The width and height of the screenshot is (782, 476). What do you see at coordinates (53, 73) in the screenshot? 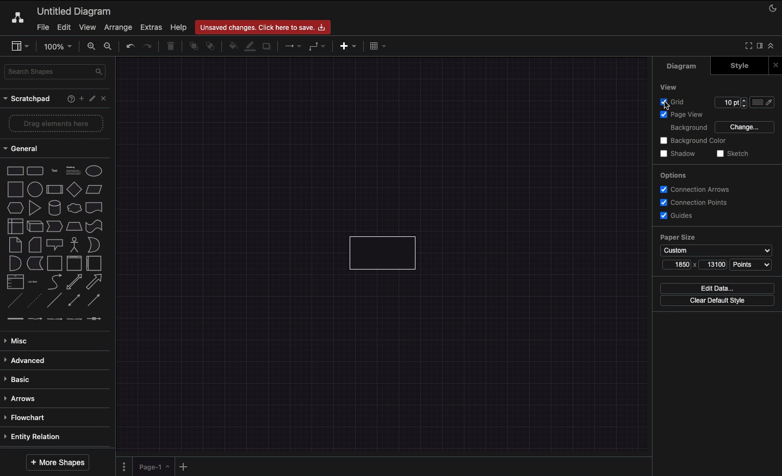
I see `Search shape` at bounding box center [53, 73].